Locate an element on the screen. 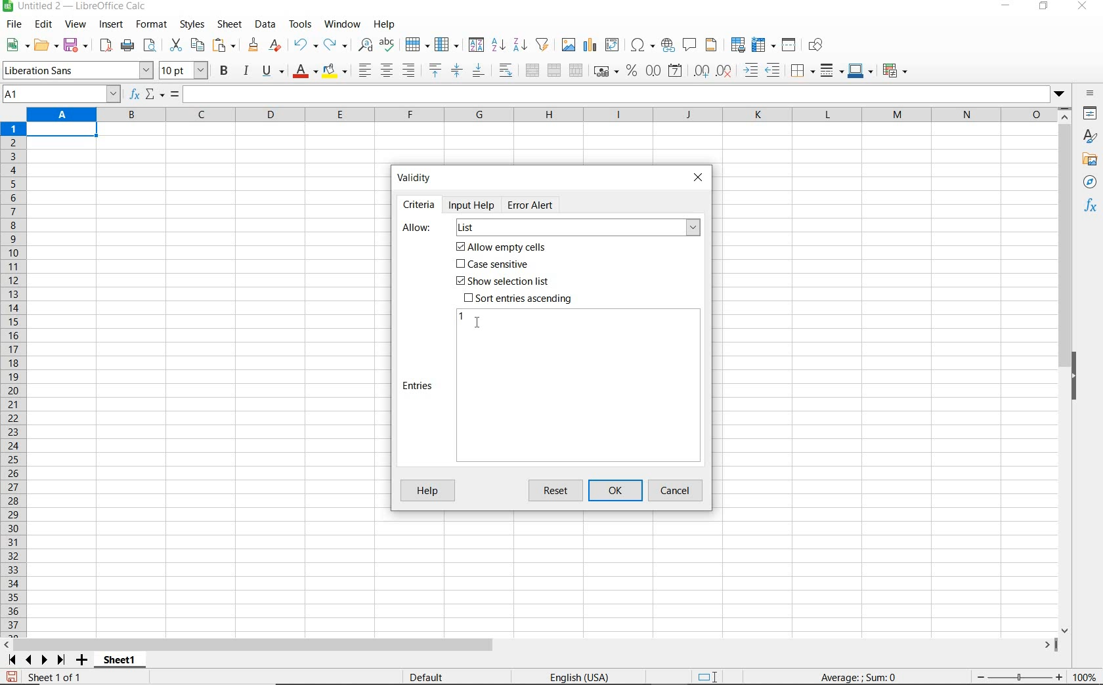 The width and height of the screenshot is (1103, 685). coditional is located at coordinates (894, 71).